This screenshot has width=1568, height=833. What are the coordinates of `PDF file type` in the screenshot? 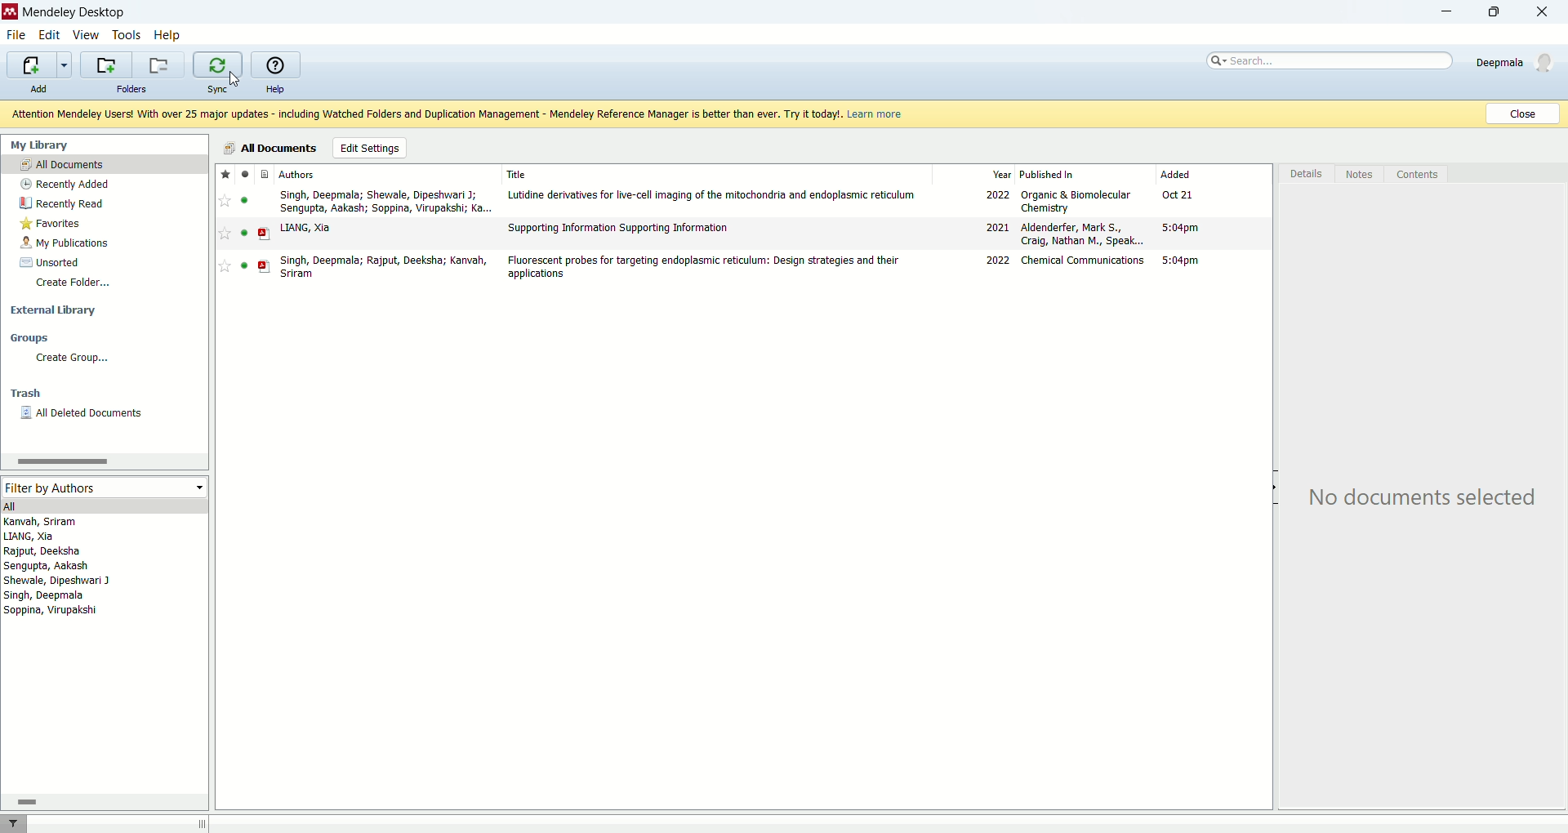 It's located at (265, 234).